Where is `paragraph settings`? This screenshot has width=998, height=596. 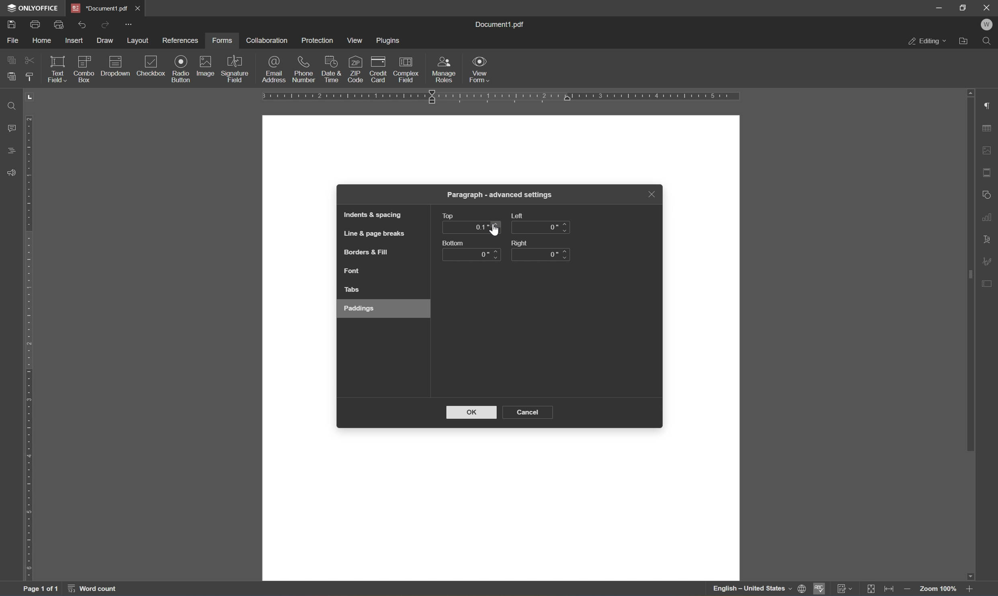 paragraph settings is located at coordinates (989, 106).